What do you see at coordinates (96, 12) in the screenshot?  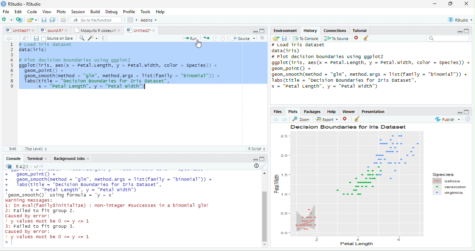 I see `Build` at bounding box center [96, 12].